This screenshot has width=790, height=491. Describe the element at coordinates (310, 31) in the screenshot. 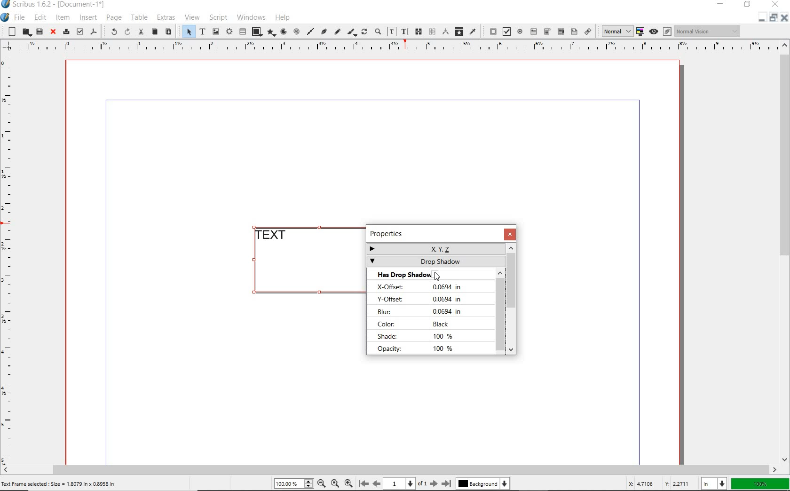

I see `line` at that location.